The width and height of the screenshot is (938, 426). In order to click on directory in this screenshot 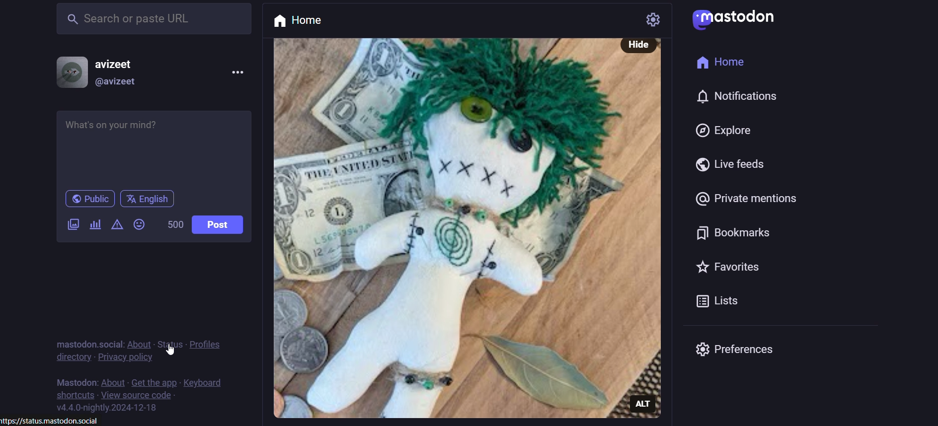, I will do `click(72, 357)`.